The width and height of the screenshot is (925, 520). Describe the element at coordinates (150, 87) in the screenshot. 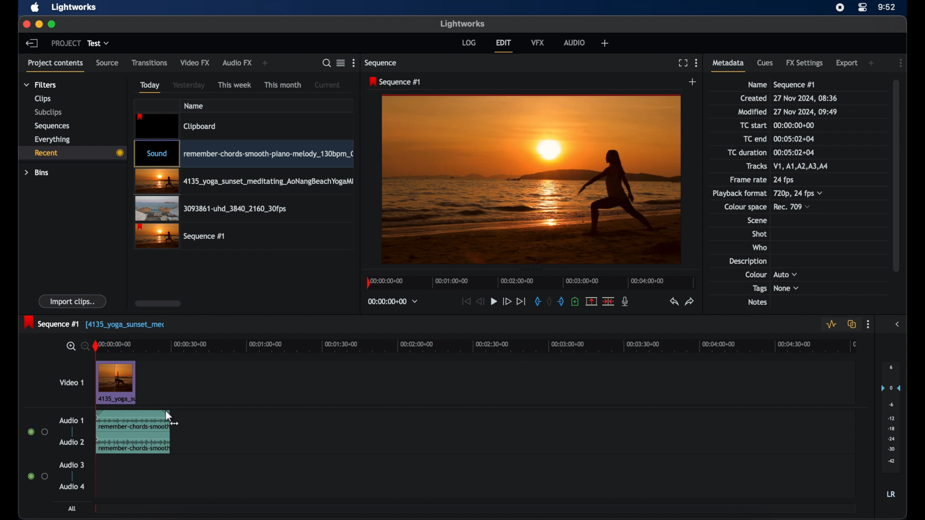

I see `today` at that location.